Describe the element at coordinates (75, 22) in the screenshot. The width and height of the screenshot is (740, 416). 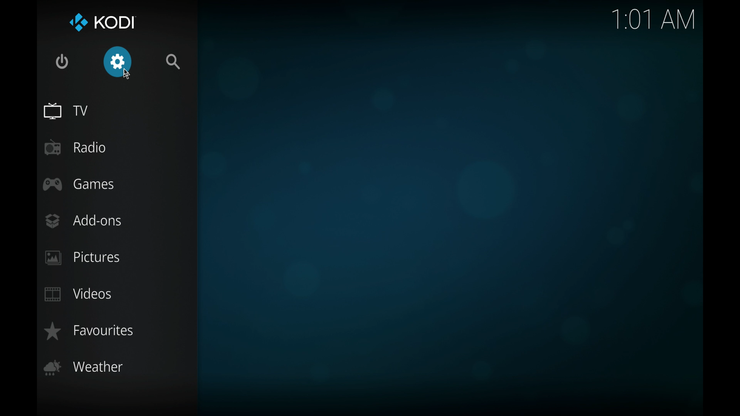
I see `kodi logo` at that location.